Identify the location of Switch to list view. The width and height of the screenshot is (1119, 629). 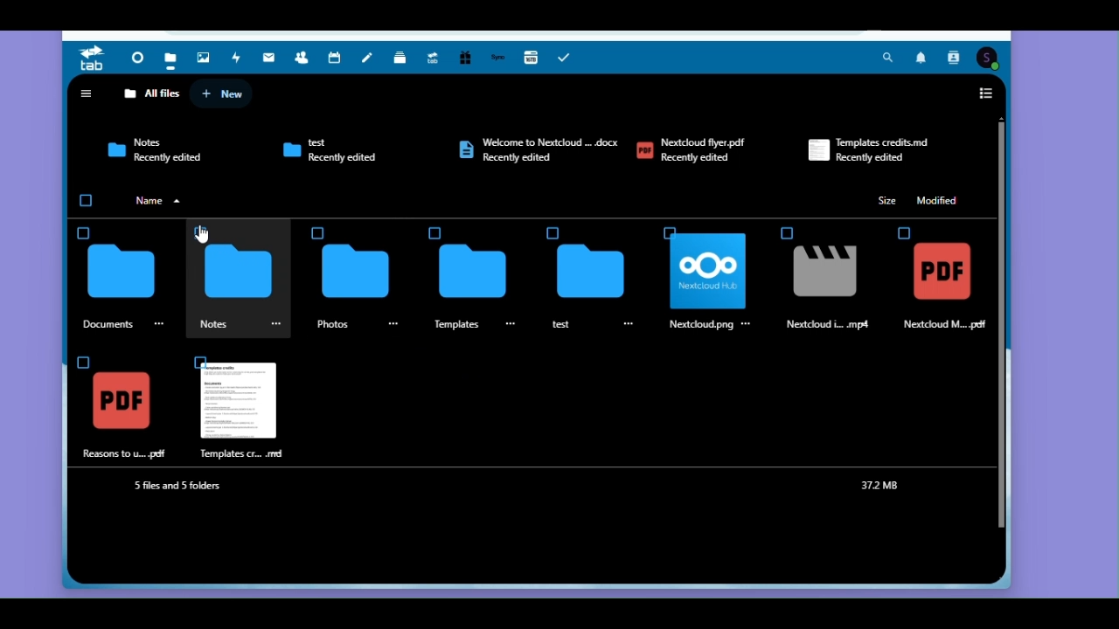
(986, 96).